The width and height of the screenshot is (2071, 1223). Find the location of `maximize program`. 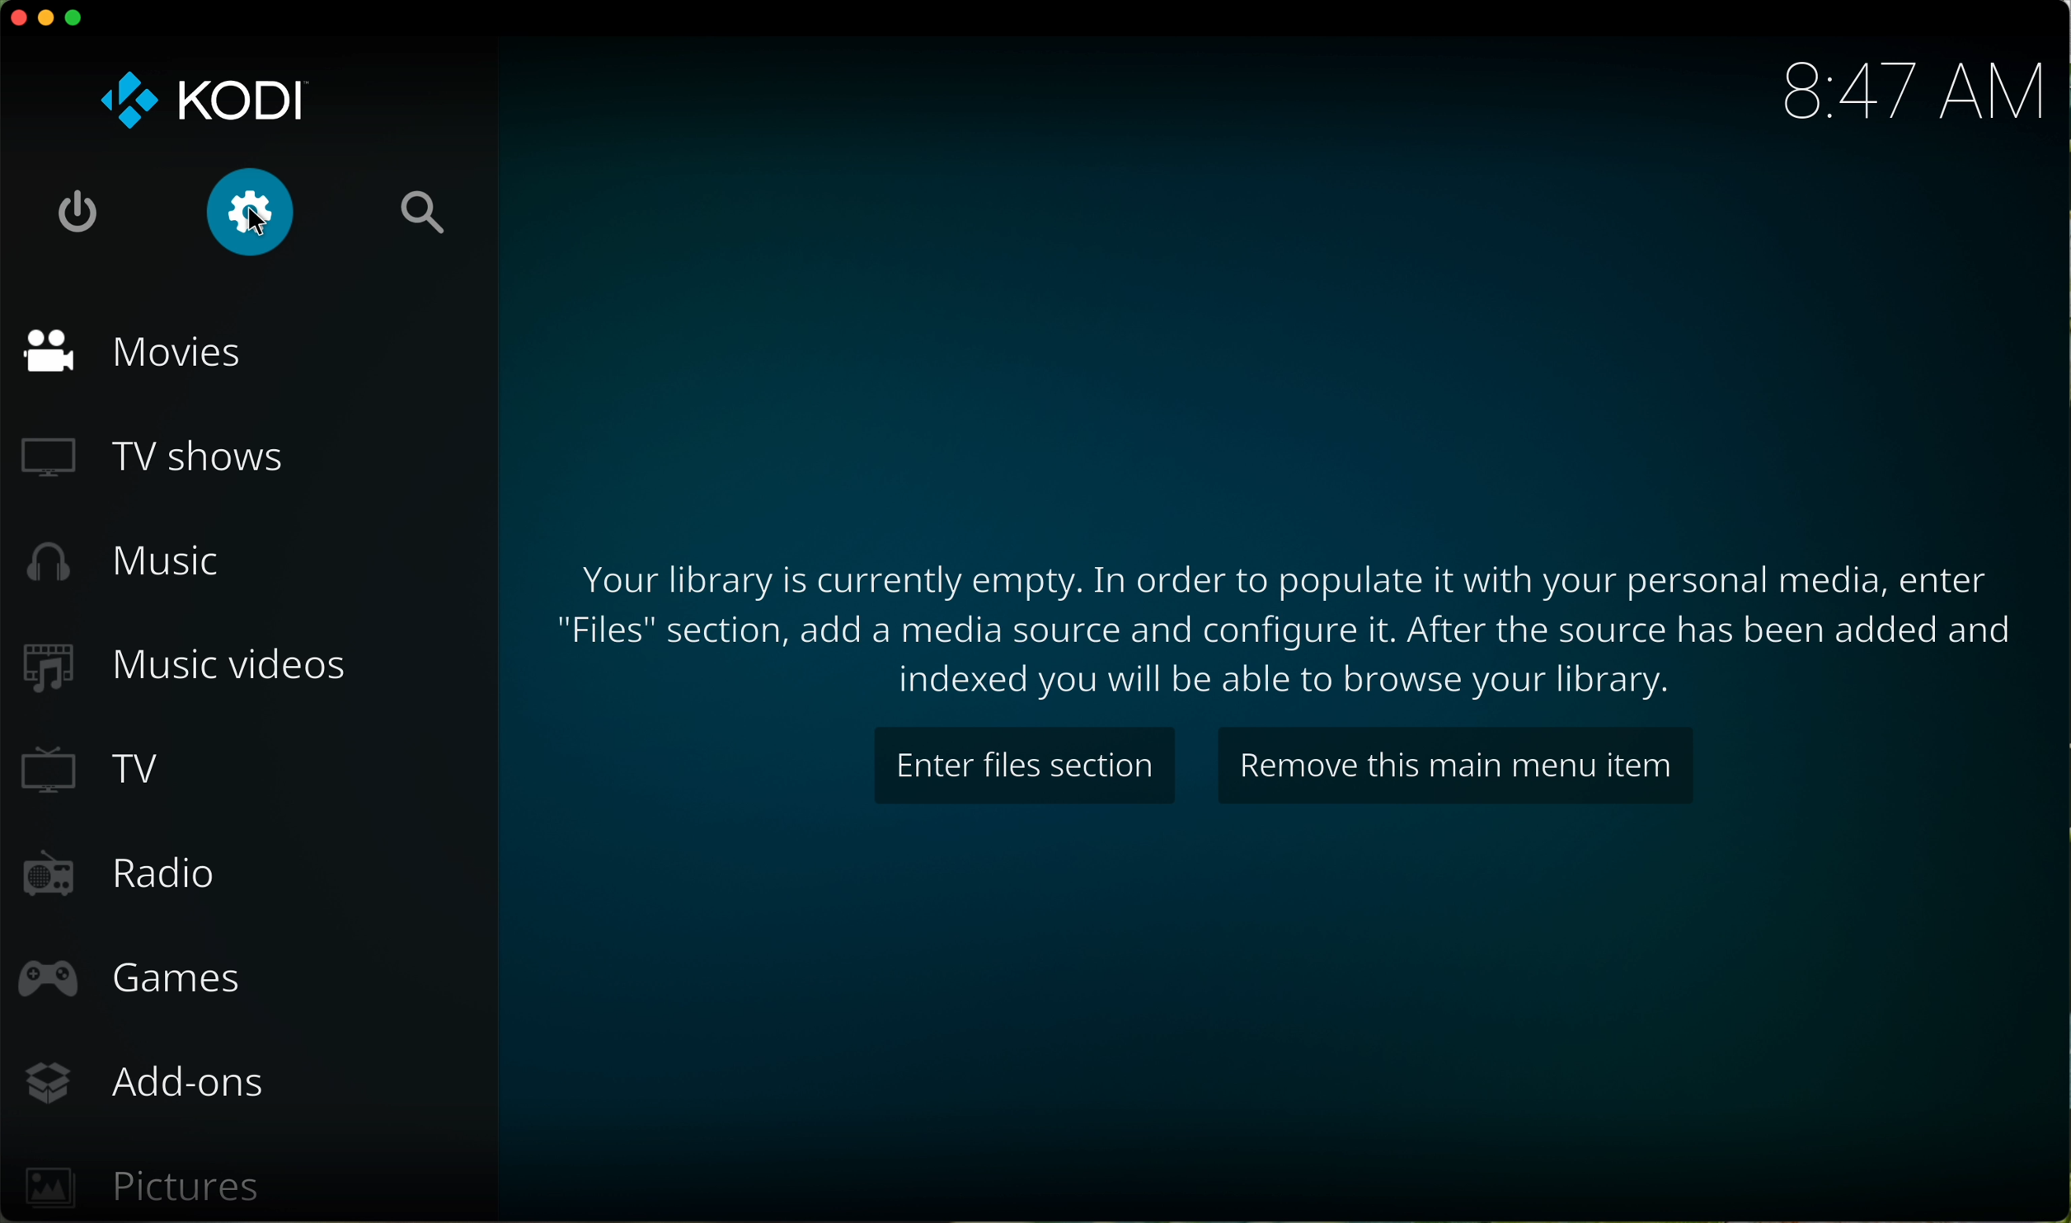

maximize program is located at coordinates (76, 20).